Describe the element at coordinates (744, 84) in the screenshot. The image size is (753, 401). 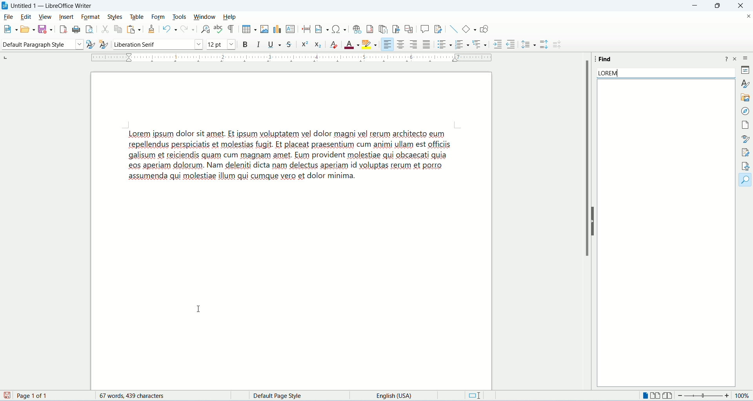
I see `style` at that location.